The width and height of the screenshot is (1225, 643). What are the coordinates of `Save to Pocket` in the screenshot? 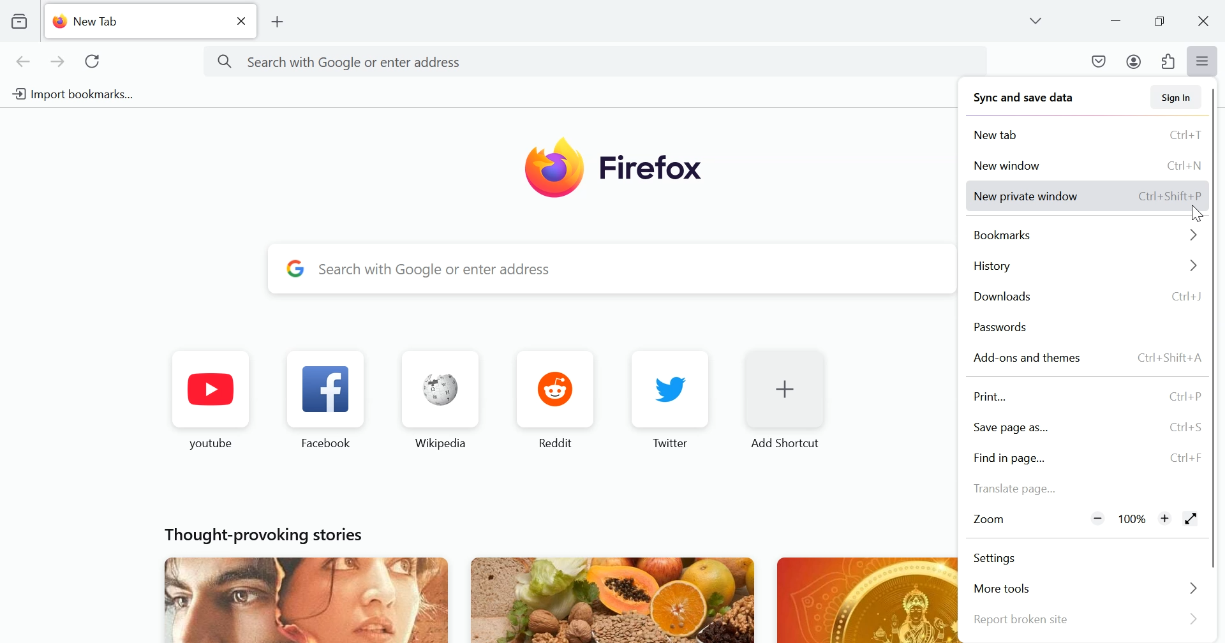 It's located at (1099, 62).